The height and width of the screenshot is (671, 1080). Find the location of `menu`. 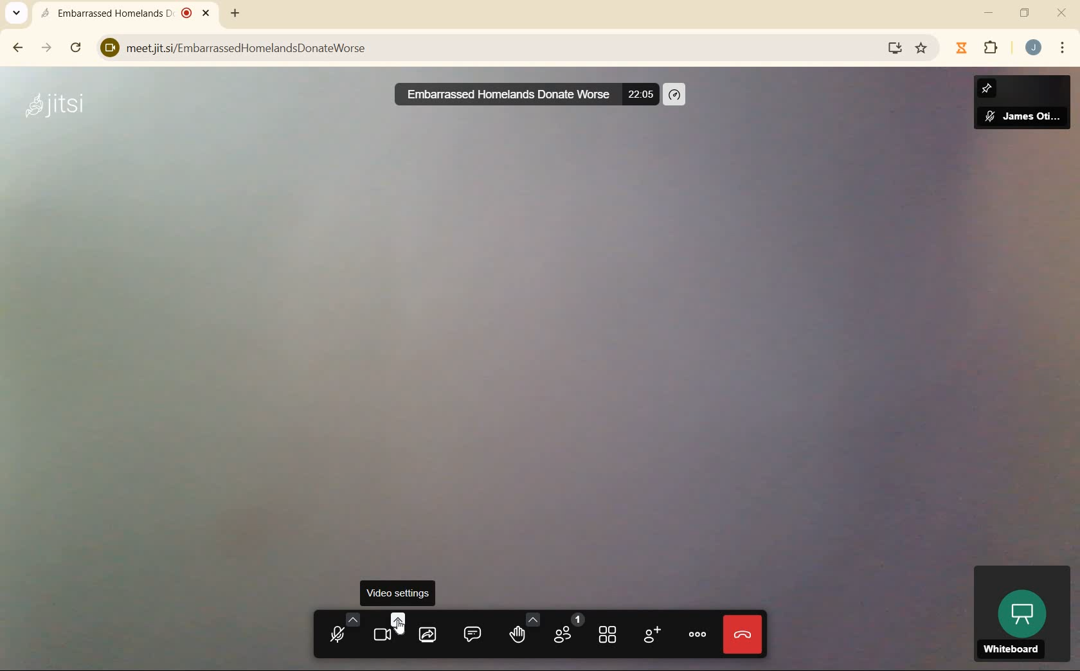

menu is located at coordinates (1063, 49).